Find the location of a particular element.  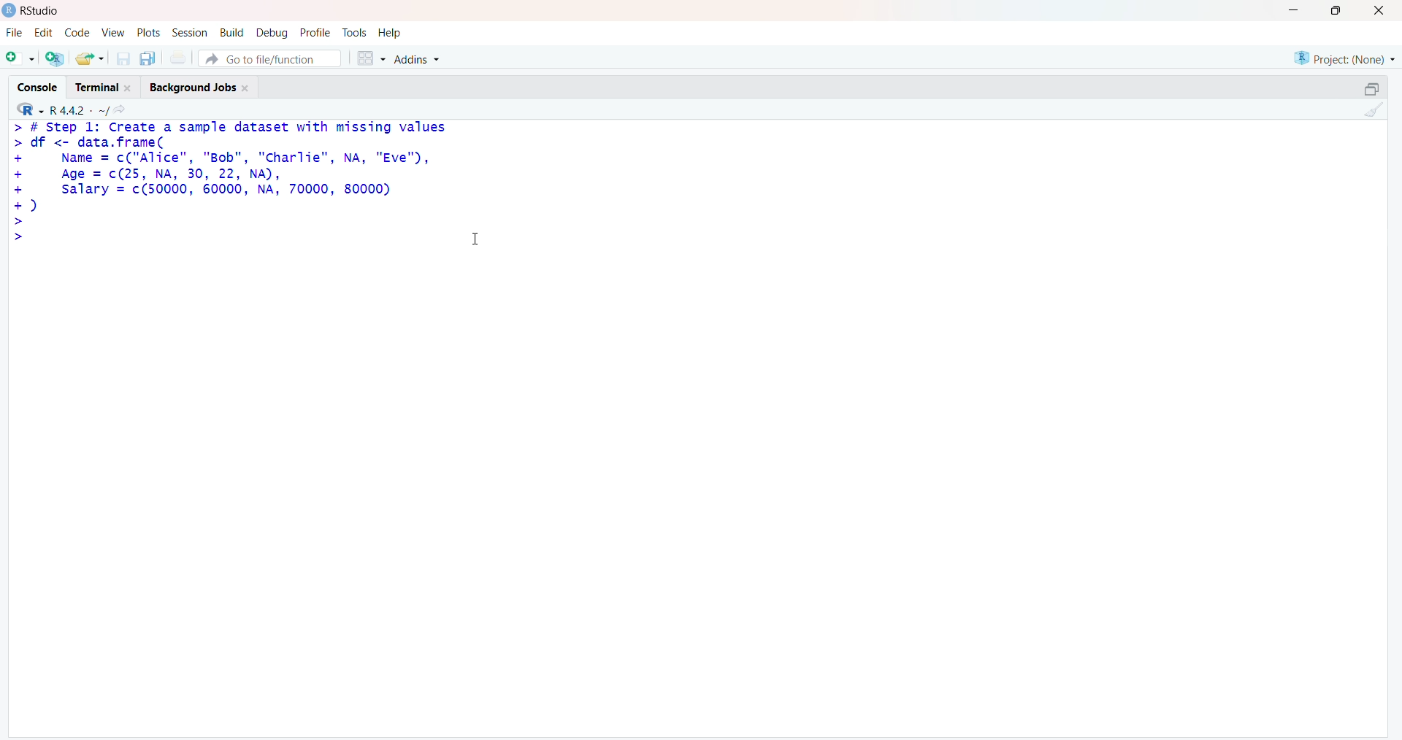

New File is located at coordinates (20, 58).